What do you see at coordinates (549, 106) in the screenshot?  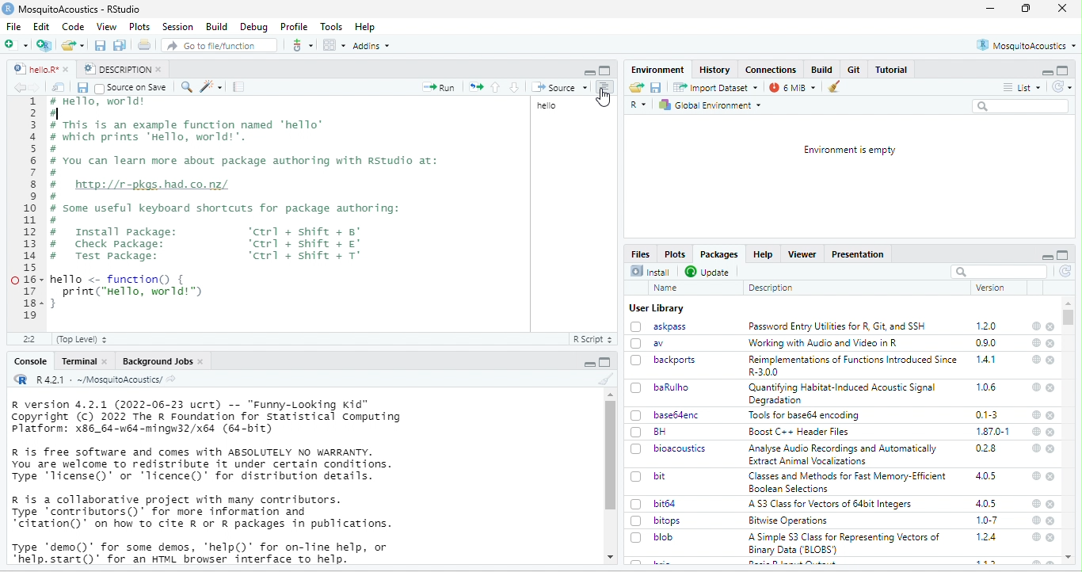 I see `hello` at bounding box center [549, 106].